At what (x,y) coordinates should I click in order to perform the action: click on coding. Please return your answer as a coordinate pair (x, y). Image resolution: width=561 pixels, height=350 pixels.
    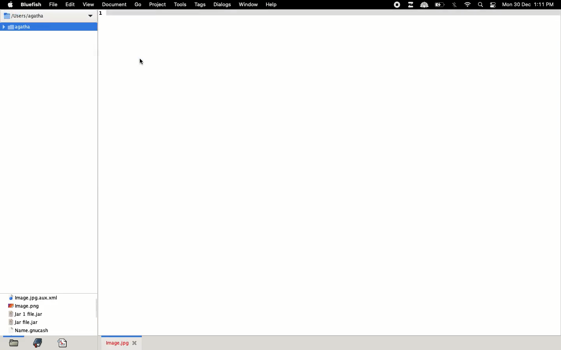
    Looking at the image, I should click on (65, 343).